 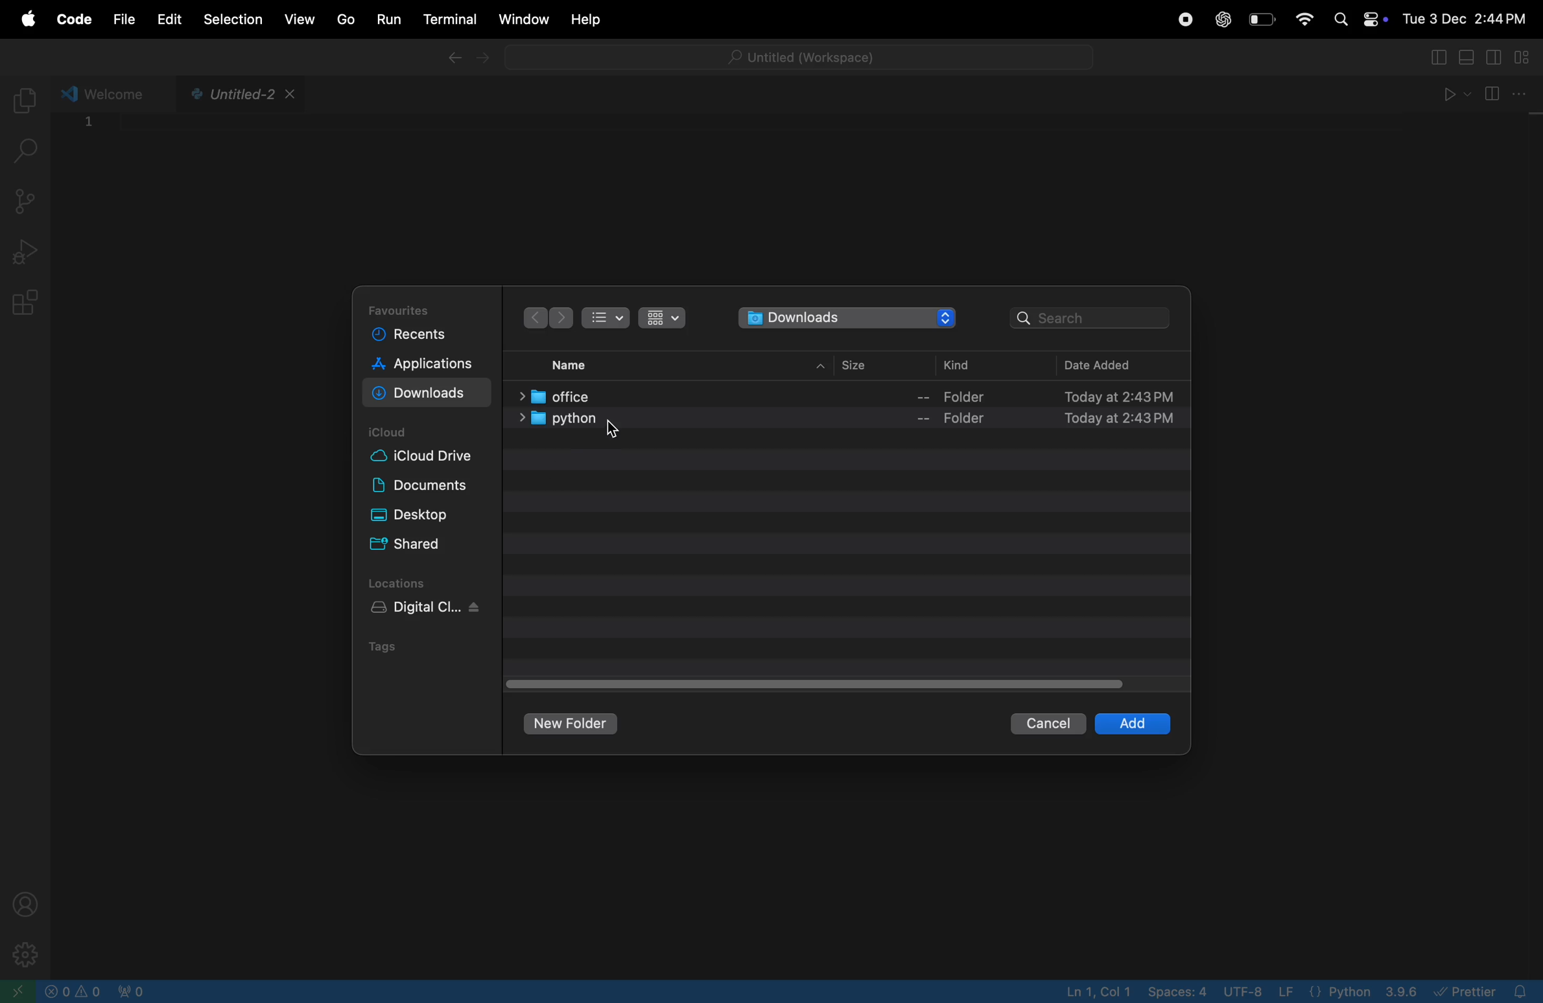 I want to click on window, so click(x=522, y=18).